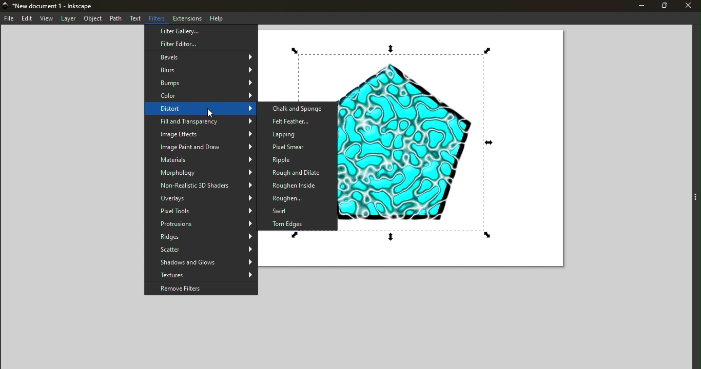 Image resolution: width=701 pixels, height=369 pixels. What do you see at coordinates (200, 199) in the screenshot?
I see `Overlays` at bounding box center [200, 199].